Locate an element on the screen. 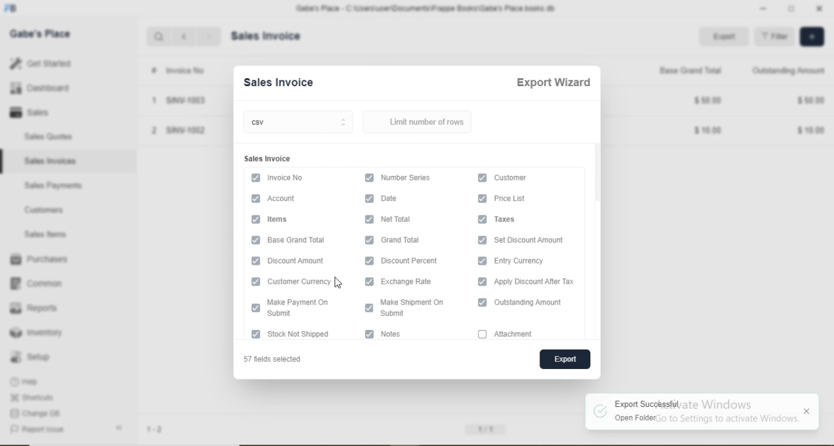 The height and width of the screenshot is (446, 834). $1000 is located at coordinates (709, 132).